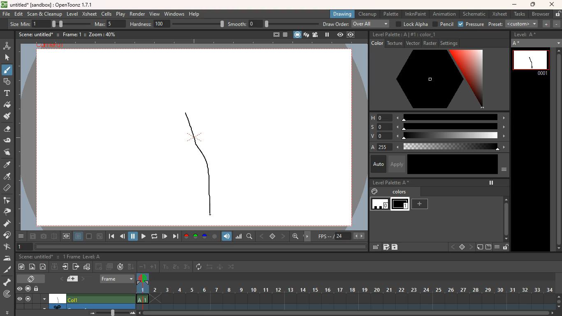 The height and width of the screenshot is (316, 562). What do you see at coordinates (44, 307) in the screenshot?
I see `down arrow` at bounding box center [44, 307].